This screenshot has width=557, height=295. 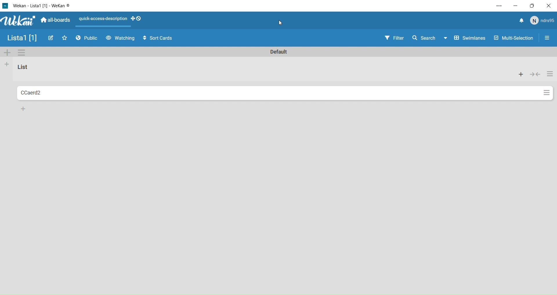 I want to click on Boards, so click(x=55, y=21).